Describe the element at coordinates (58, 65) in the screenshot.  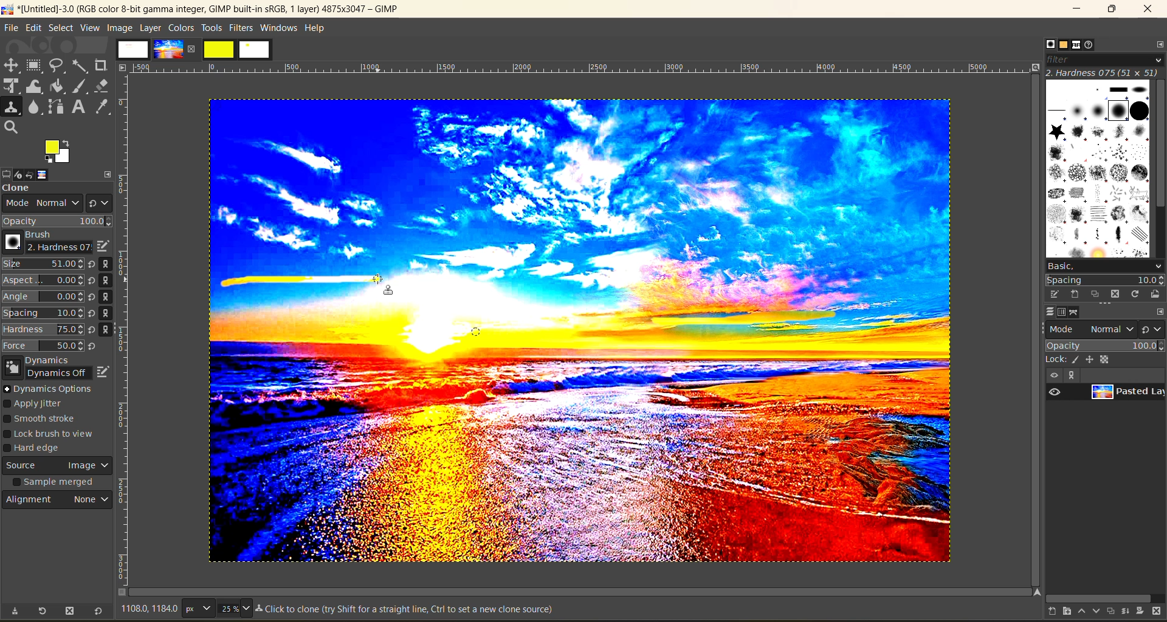
I see `free select tool` at that location.